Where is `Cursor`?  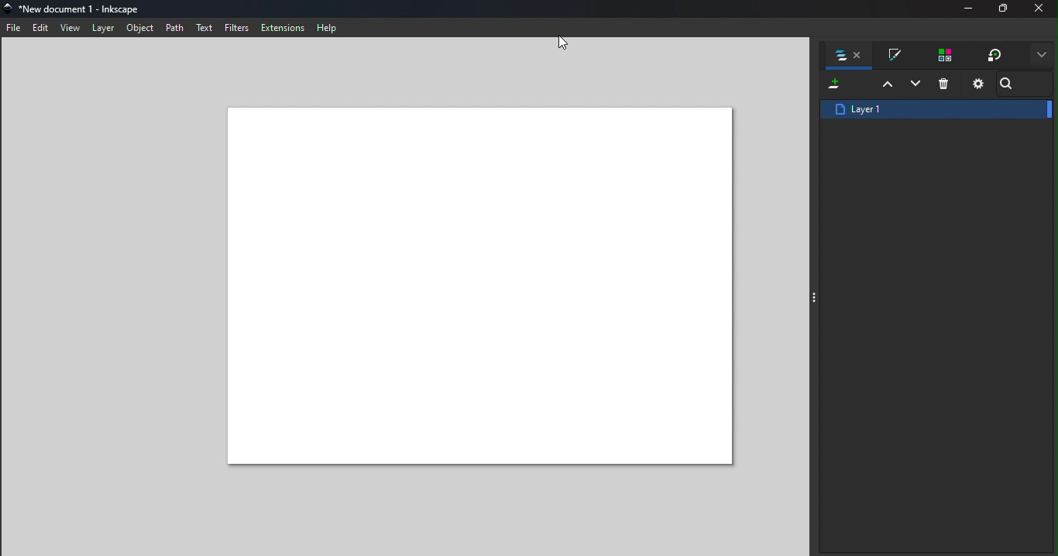 Cursor is located at coordinates (563, 38).